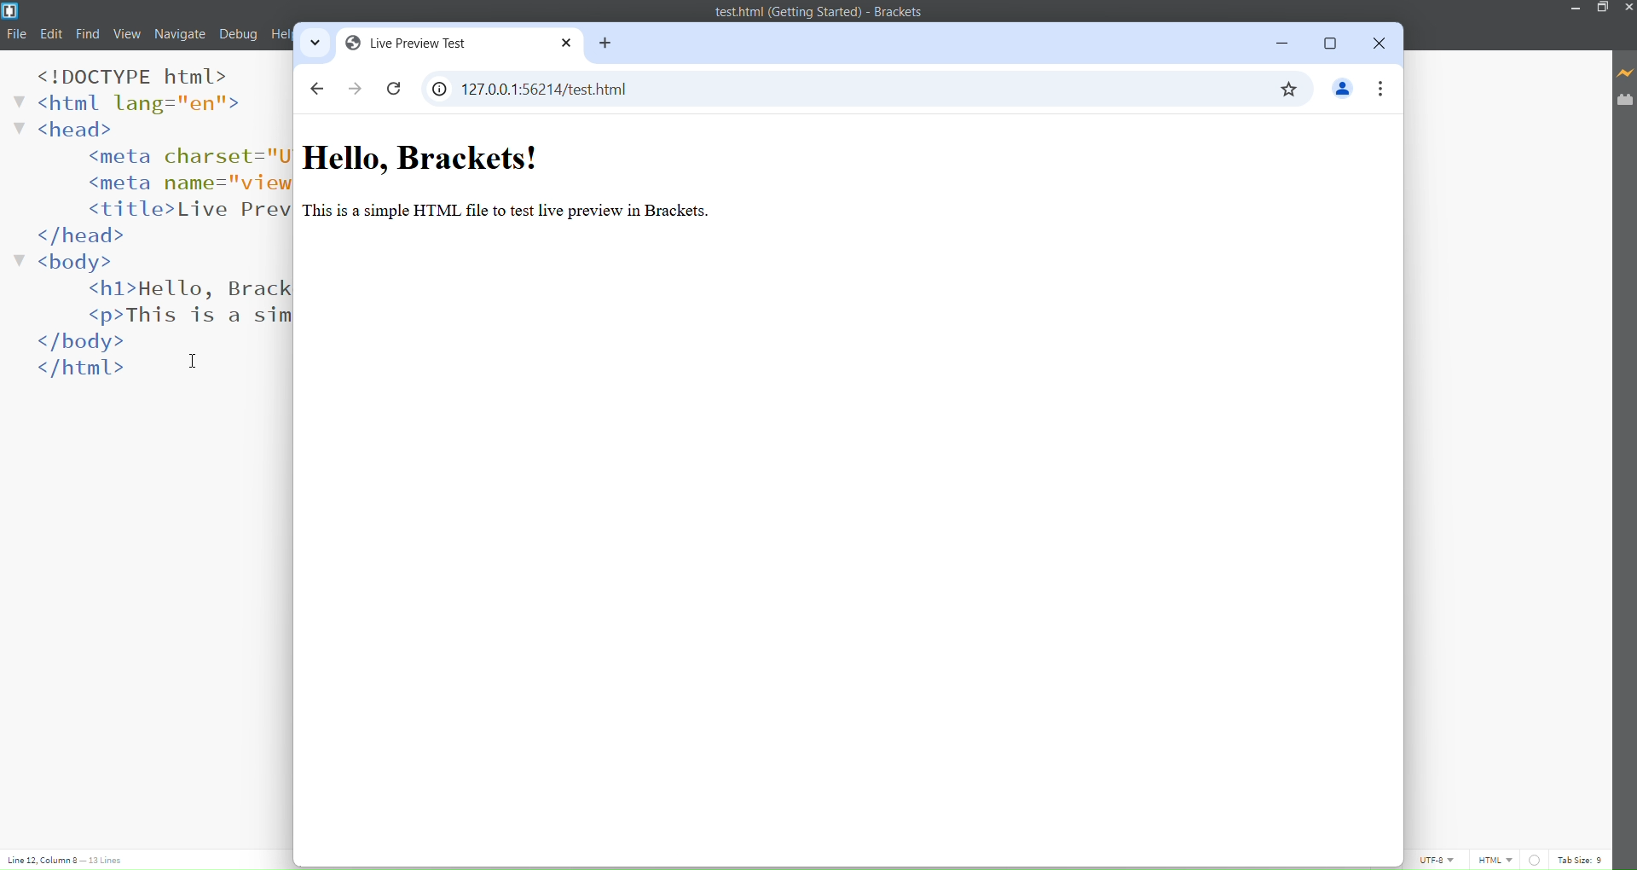 This screenshot has width=1637, height=870. I want to click on New Tab, so click(609, 44).